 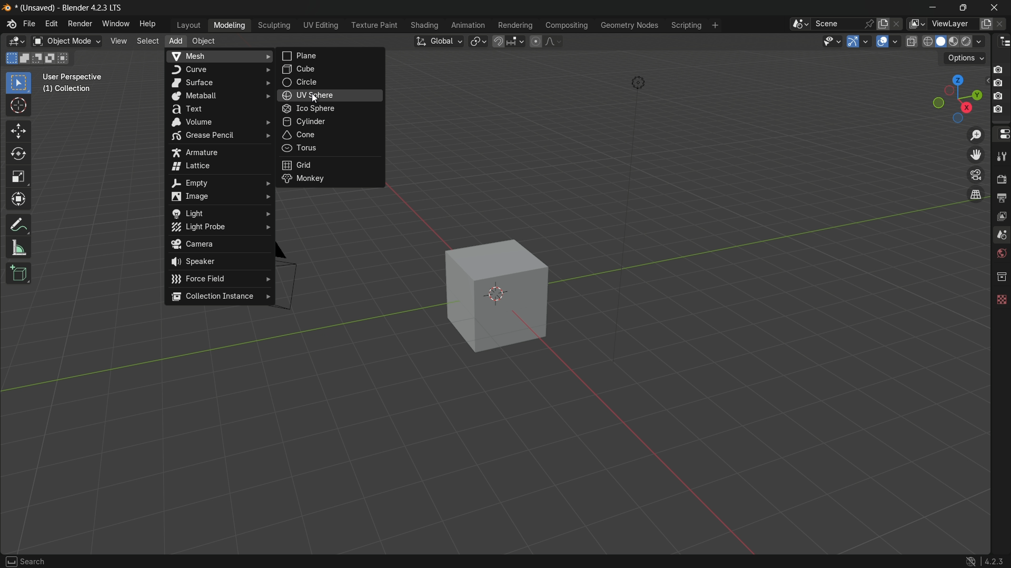 What do you see at coordinates (220, 279) in the screenshot?
I see `force field` at bounding box center [220, 279].